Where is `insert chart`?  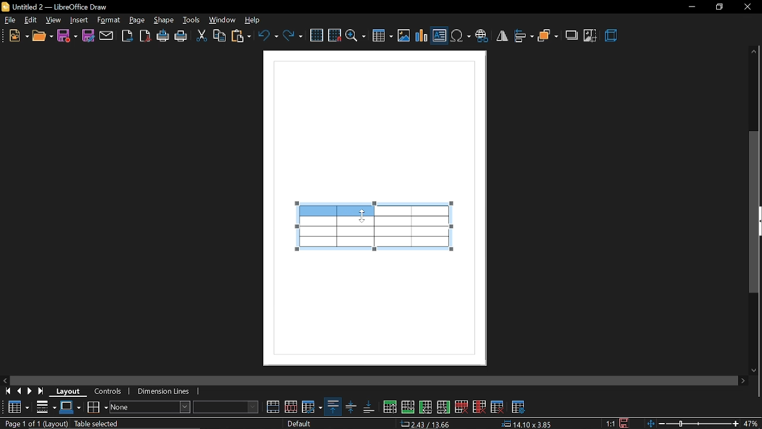 insert chart is located at coordinates (421, 35).